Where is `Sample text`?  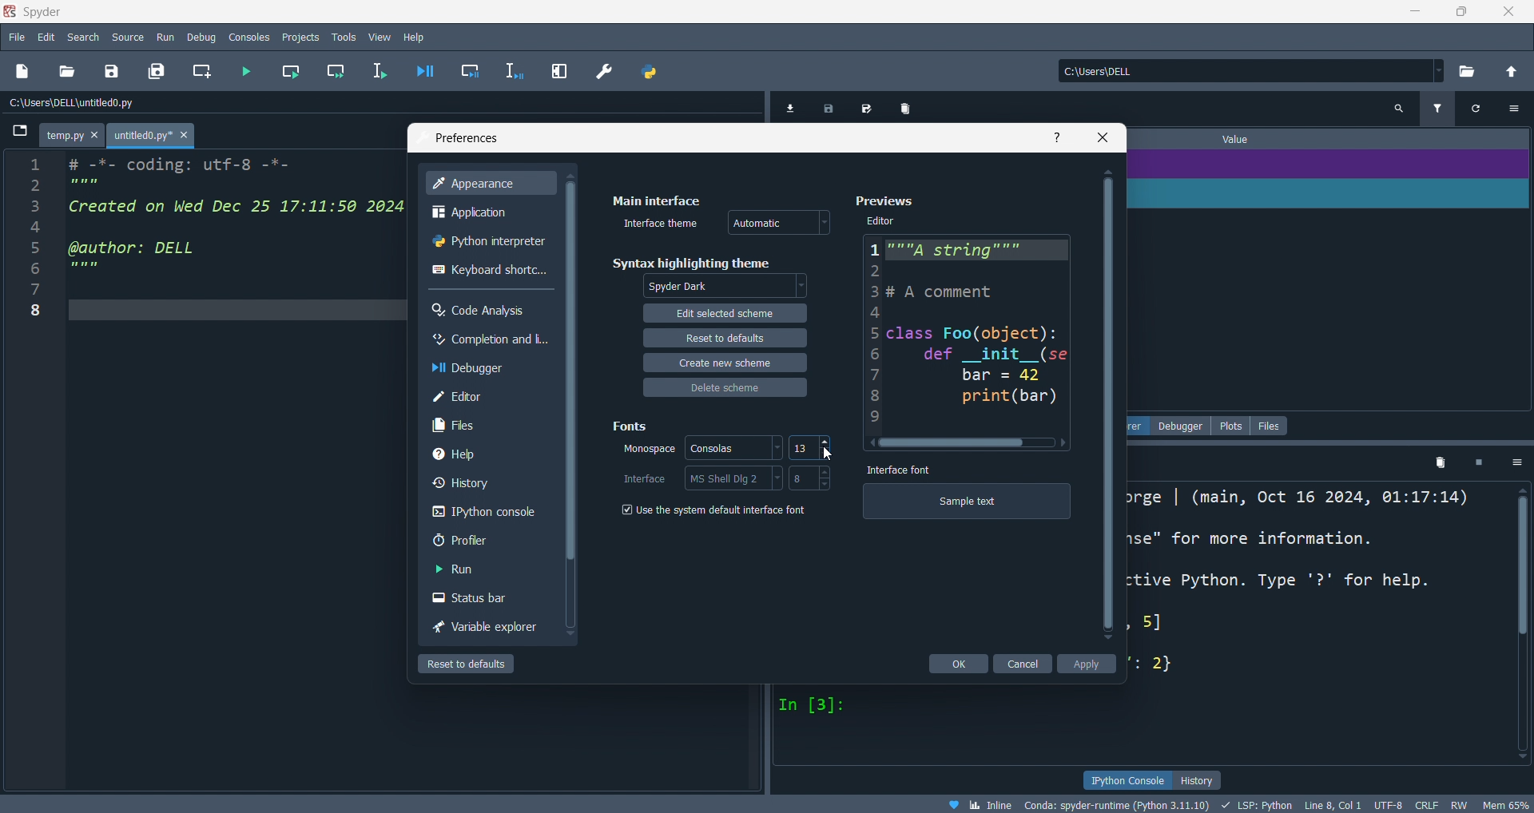 Sample text is located at coordinates (976, 500).